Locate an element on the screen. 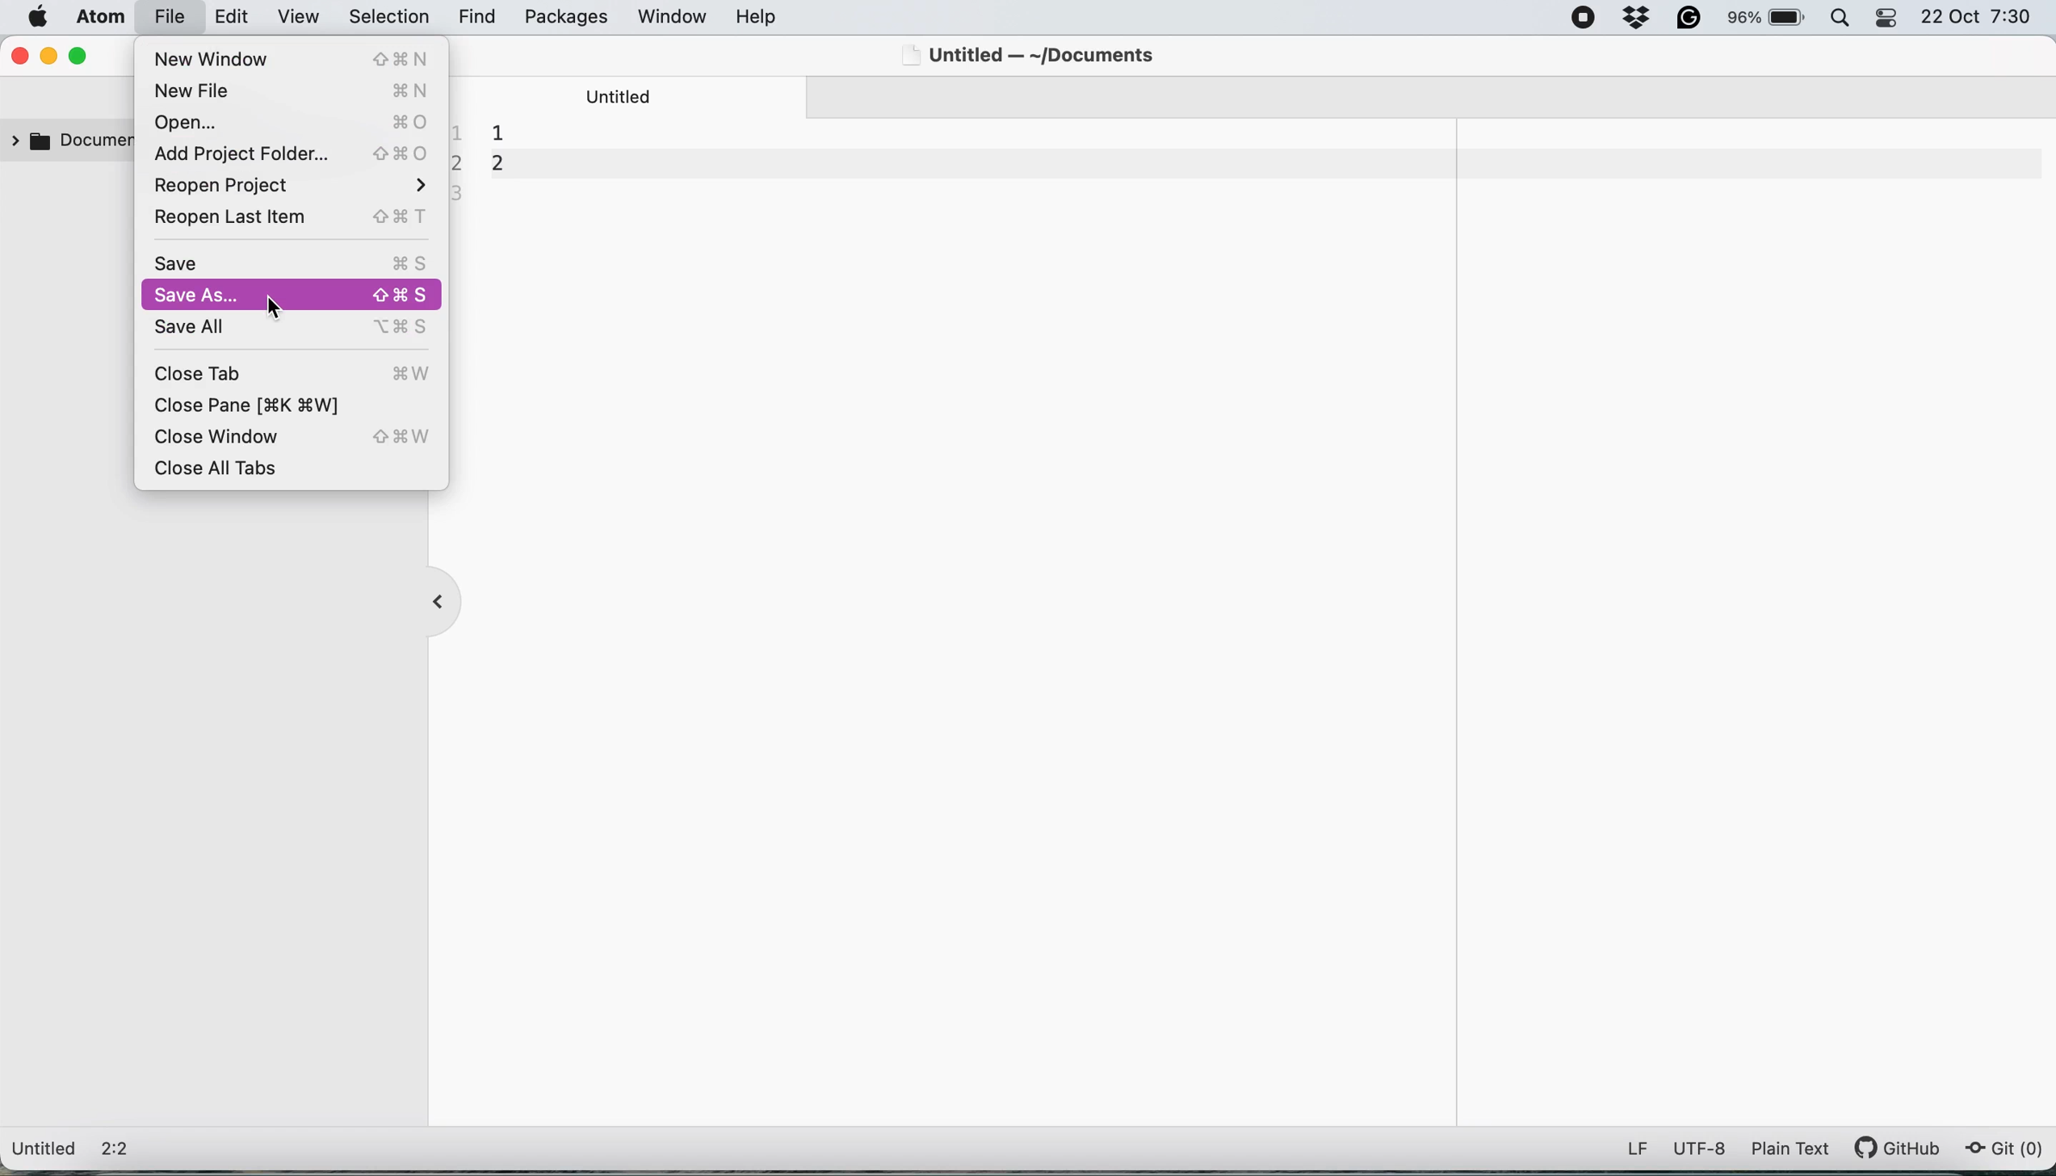 The height and width of the screenshot is (1176, 2056). selection is located at coordinates (392, 15).